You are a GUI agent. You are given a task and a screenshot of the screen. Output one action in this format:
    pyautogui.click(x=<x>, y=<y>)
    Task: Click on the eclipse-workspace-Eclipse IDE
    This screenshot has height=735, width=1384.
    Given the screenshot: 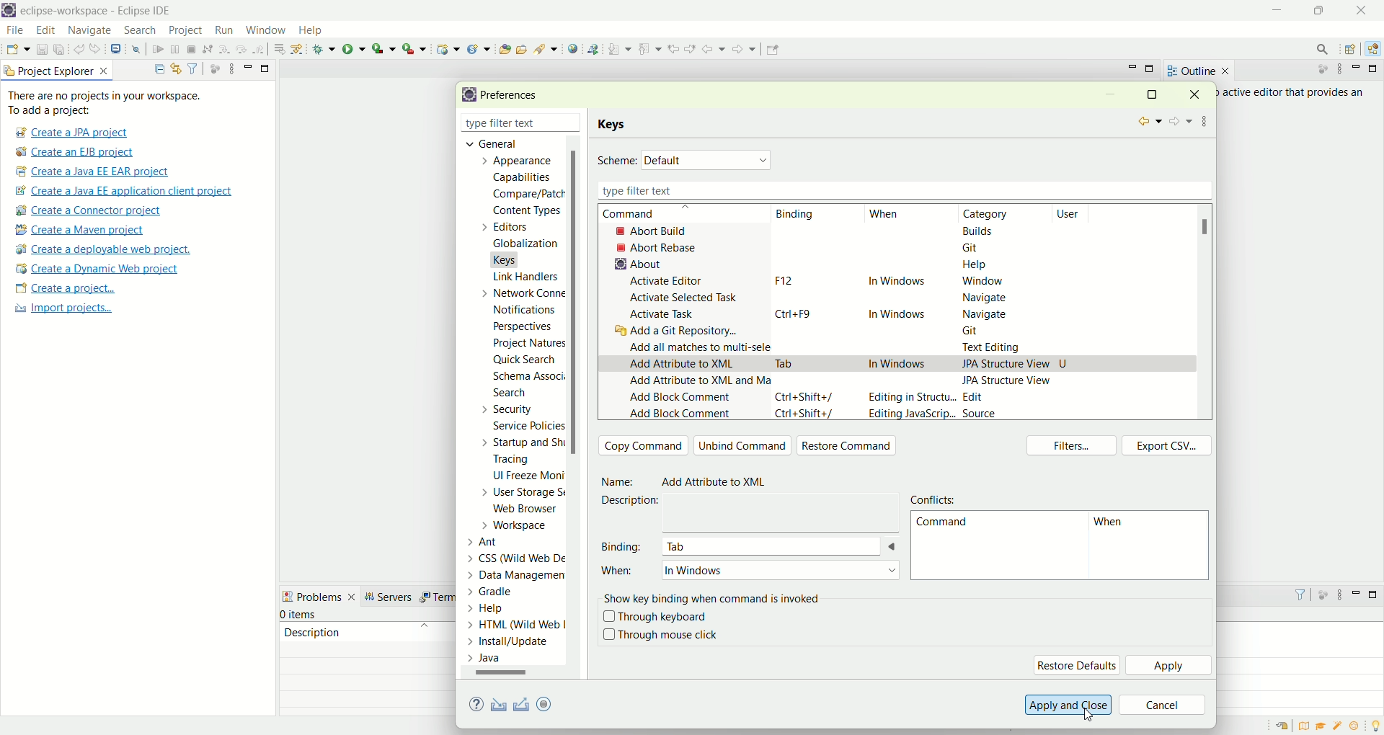 What is the action you would take?
    pyautogui.click(x=94, y=12)
    